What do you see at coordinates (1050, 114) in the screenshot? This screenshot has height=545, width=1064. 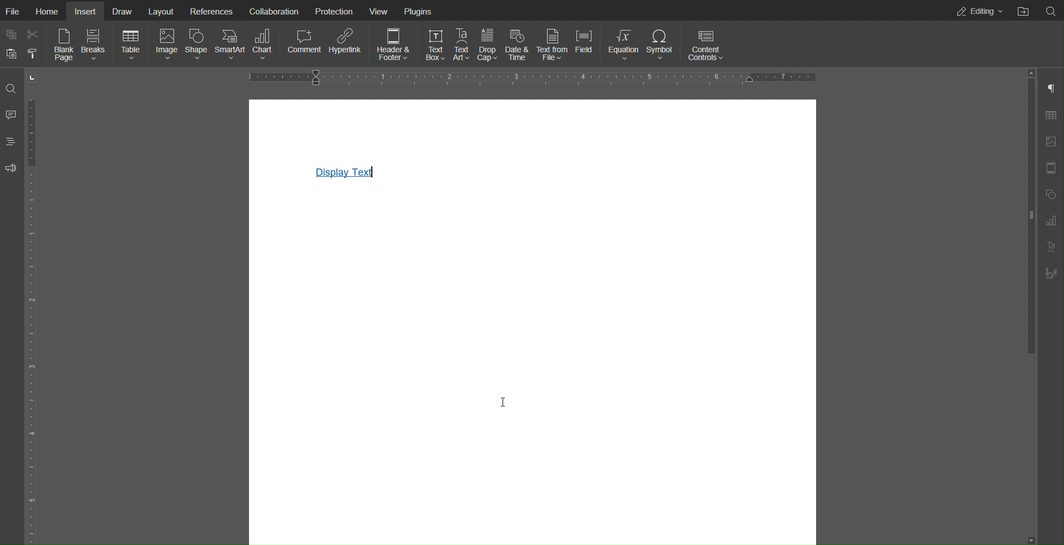 I see `Table Settings` at bounding box center [1050, 114].